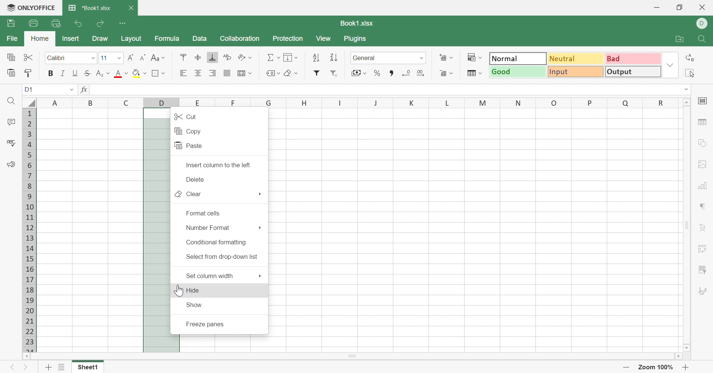 The height and width of the screenshot is (373, 713). What do you see at coordinates (240, 72) in the screenshot?
I see `Merge and center` at bounding box center [240, 72].